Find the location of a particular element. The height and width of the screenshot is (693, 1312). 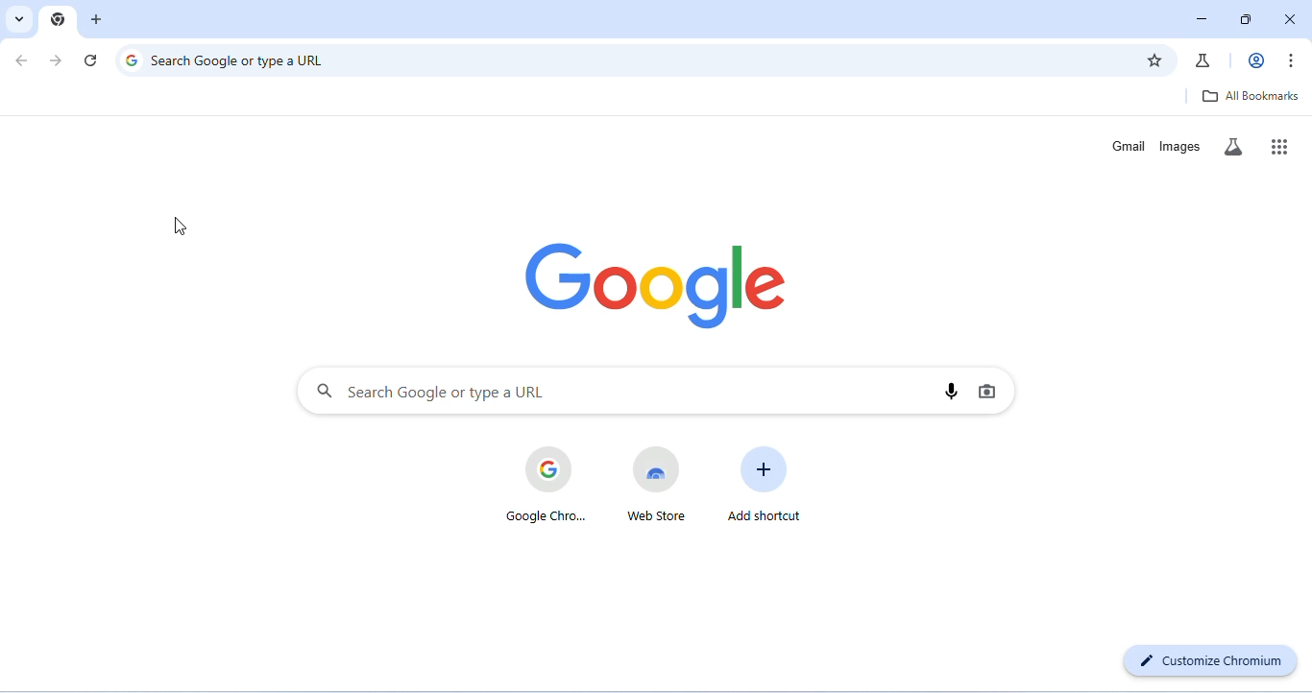

google logo is located at coordinates (665, 282).